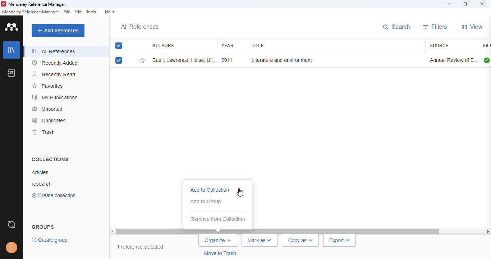 The height and width of the screenshot is (259, 491). I want to click on remove from collection, so click(218, 219).